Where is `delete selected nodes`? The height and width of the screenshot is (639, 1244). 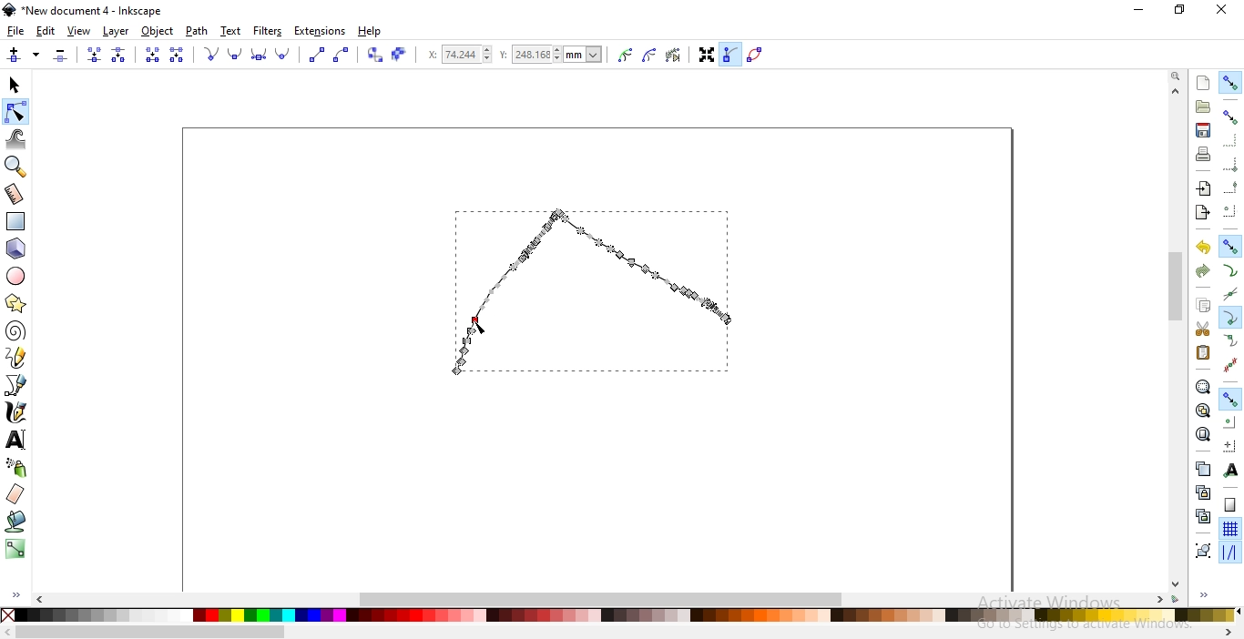 delete selected nodes is located at coordinates (61, 56).